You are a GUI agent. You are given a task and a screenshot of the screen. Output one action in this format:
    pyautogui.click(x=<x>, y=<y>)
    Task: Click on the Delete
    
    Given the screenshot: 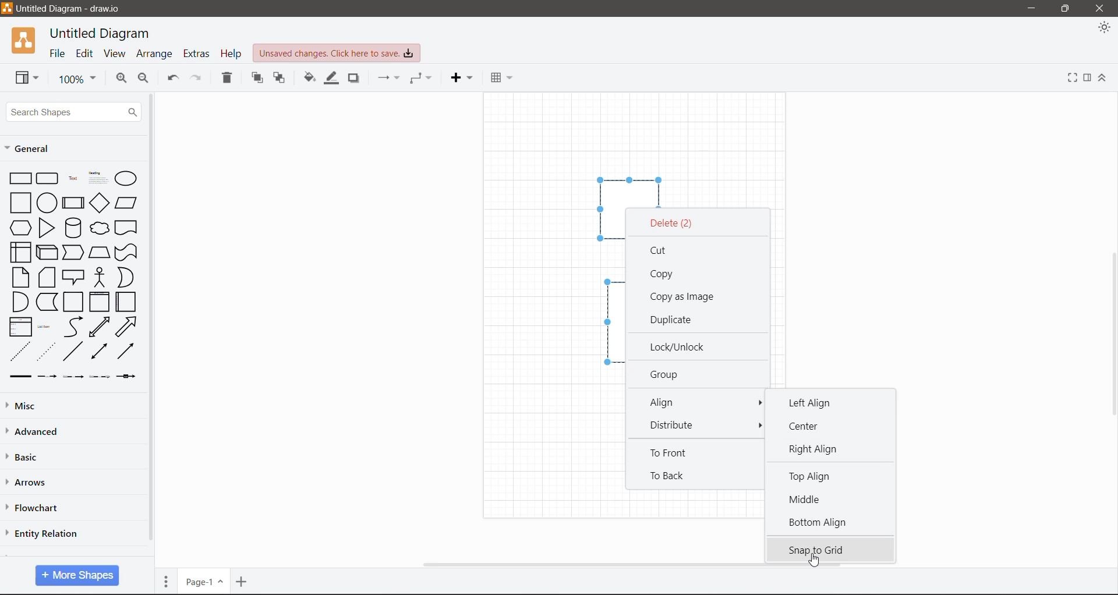 What is the action you would take?
    pyautogui.click(x=226, y=79)
    